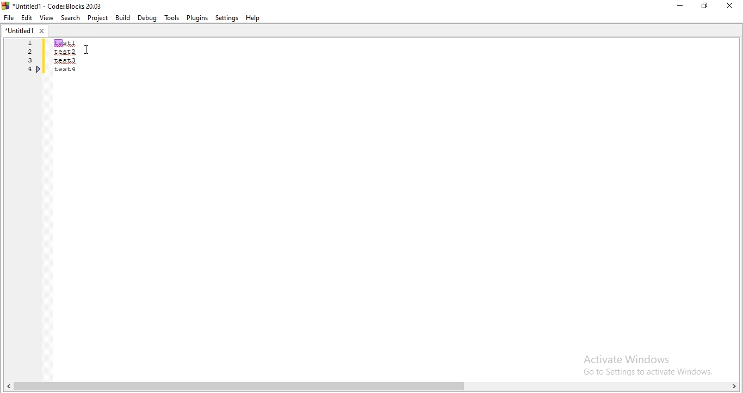  Describe the element at coordinates (28, 58) in the screenshot. I see `Serial number 1, 2,3,4` at that location.